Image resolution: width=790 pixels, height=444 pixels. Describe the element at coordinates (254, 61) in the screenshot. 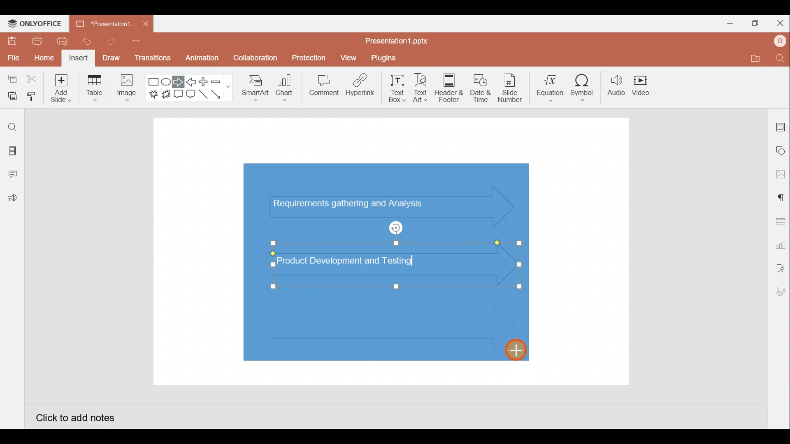

I see `Collaboration` at that location.